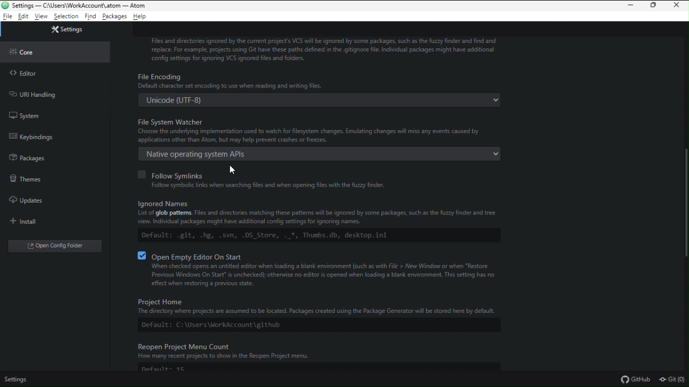 The image size is (689, 387). Describe the element at coordinates (655, 6) in the screenshot. I see `Restore` at that location.